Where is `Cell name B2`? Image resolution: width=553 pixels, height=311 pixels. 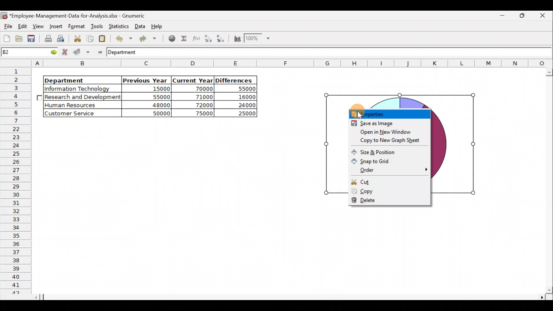 Cell name B2 is located at coordinates (19, 53).